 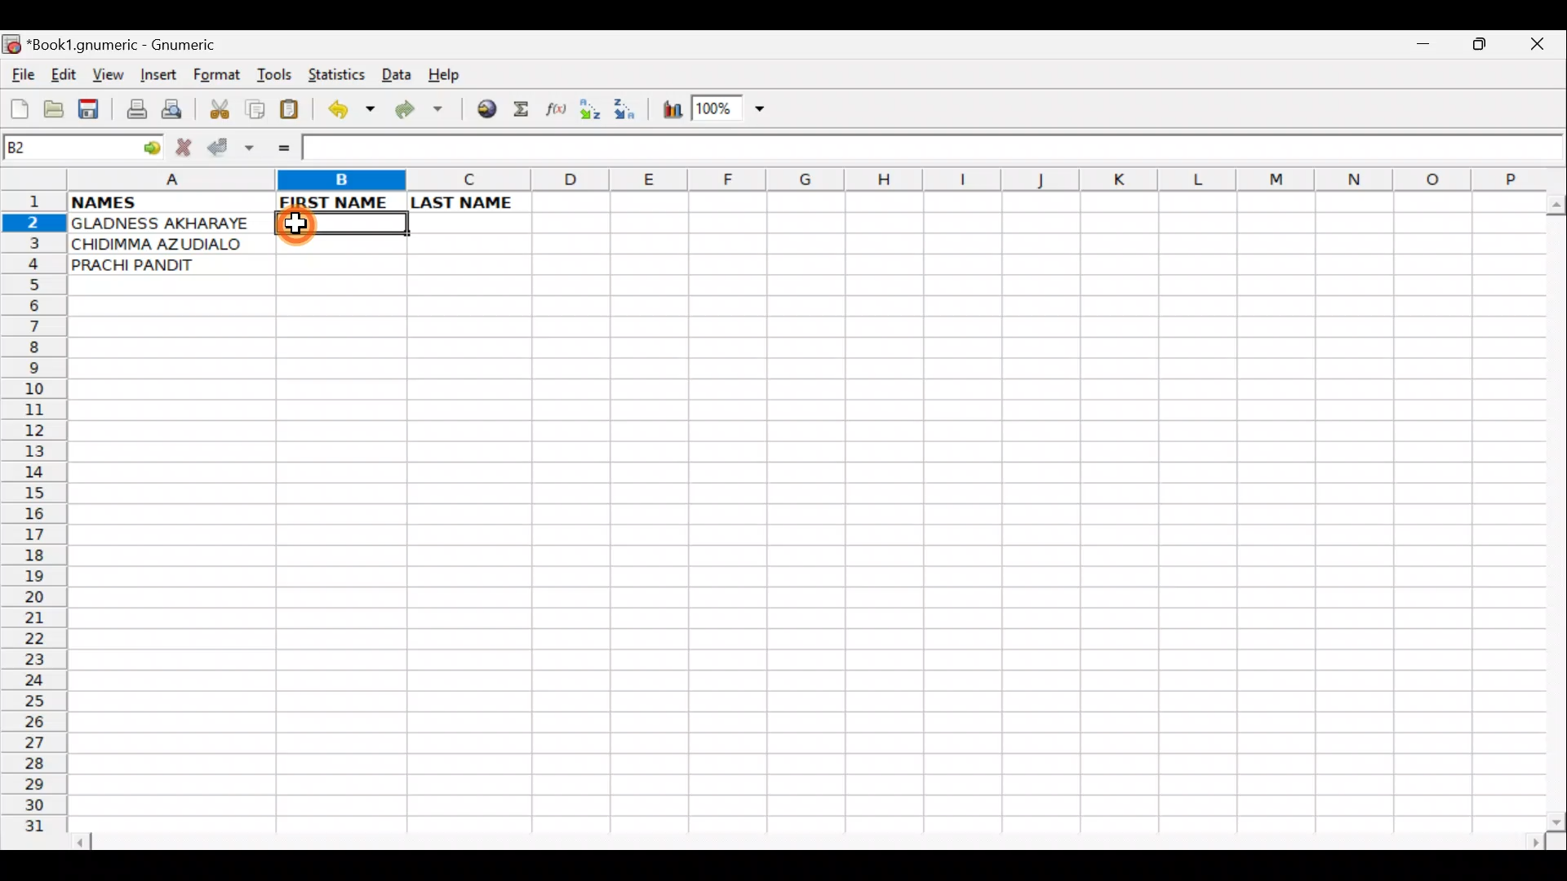 What do you see at coordinates (484, 110) in the screenshot?
I see `Insert hyperlink` at bounding box center [484, 110].